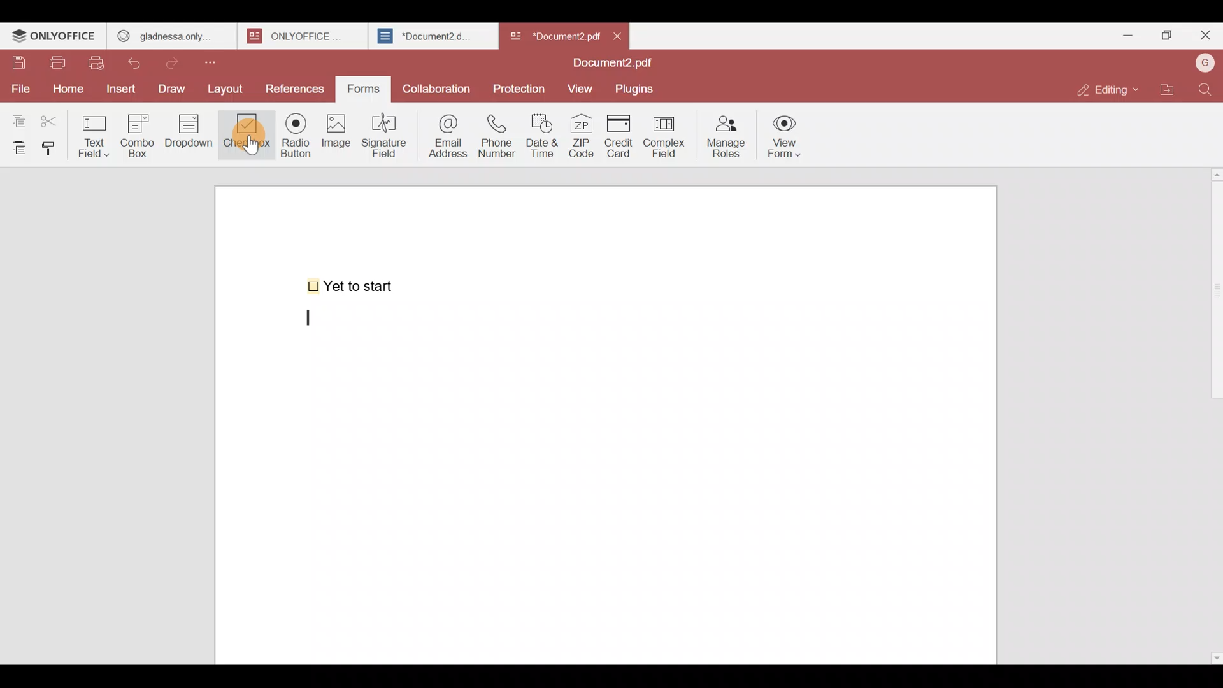 The height and width of the screenshot is (688, 1223). Describe the element at coordinates (54, 38) in the screenshot. I see `ONLYOFFICE` at that location.